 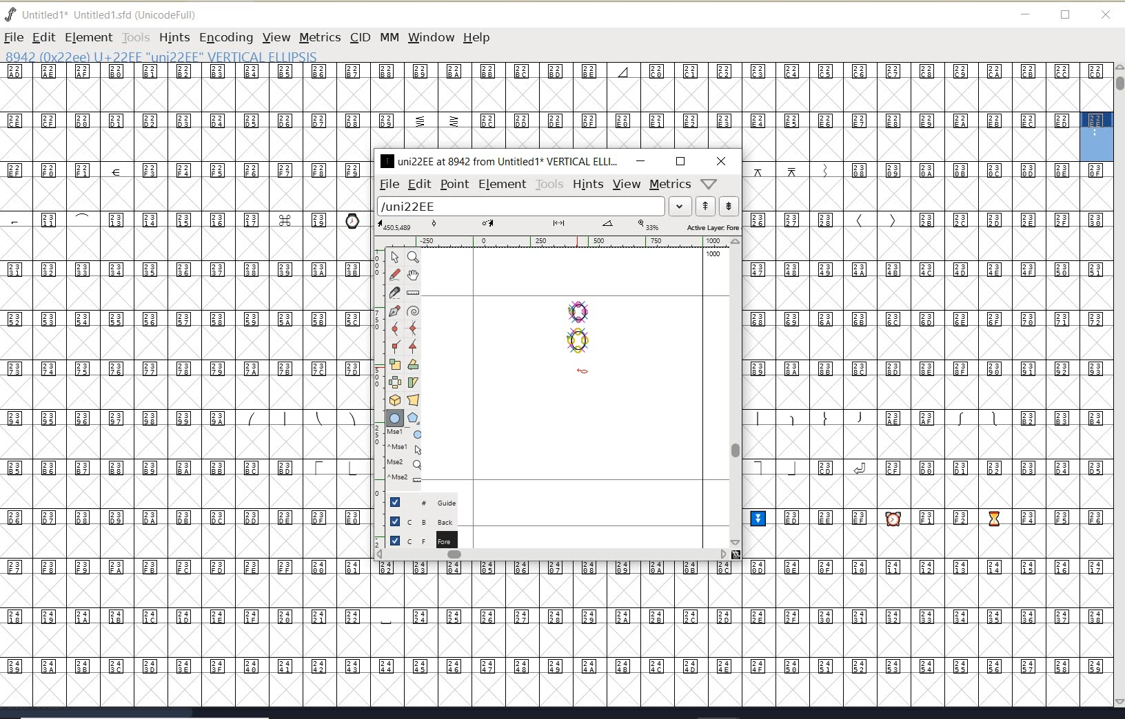 What do you see at coordinates (587, 185) in the screenshot?
I see `hints` at bounding box center [587, 185].